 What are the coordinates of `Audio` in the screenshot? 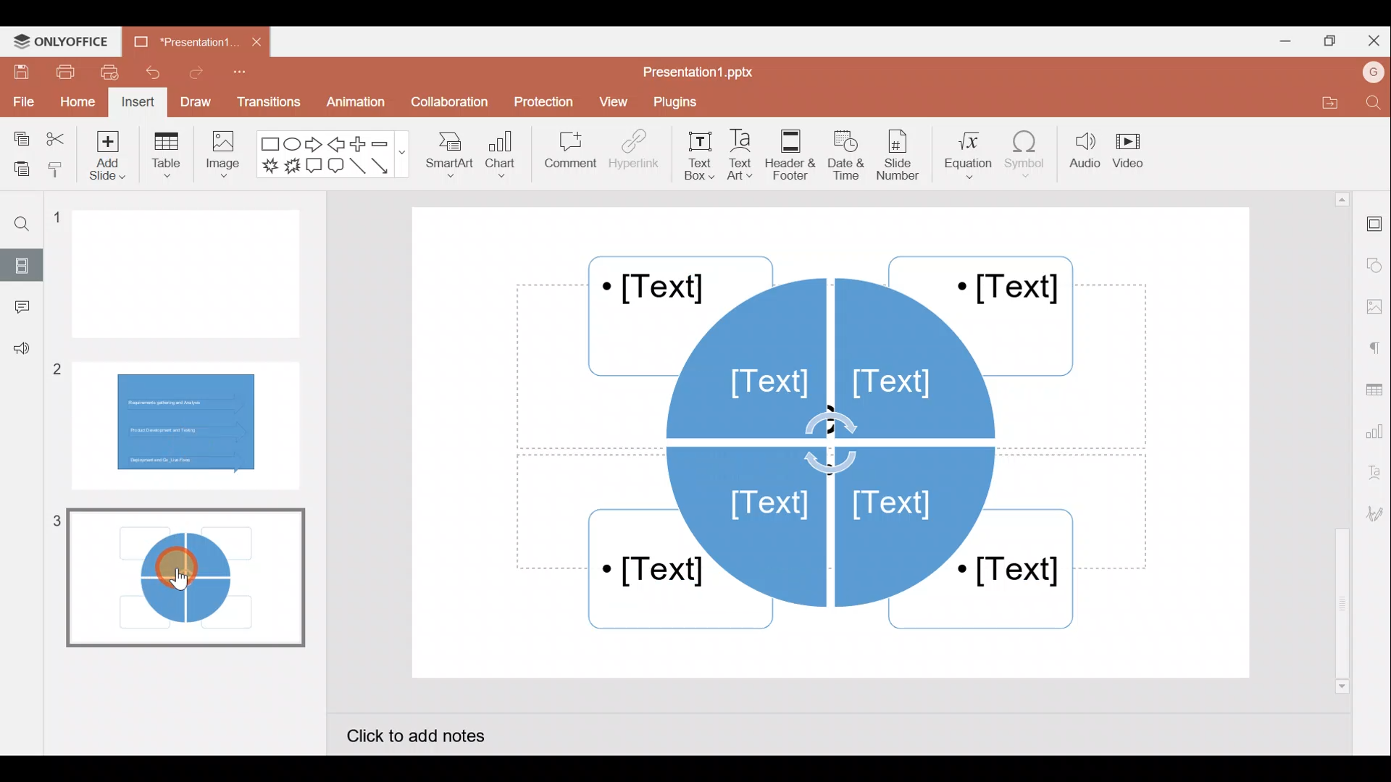 It's located at (1082, 156).